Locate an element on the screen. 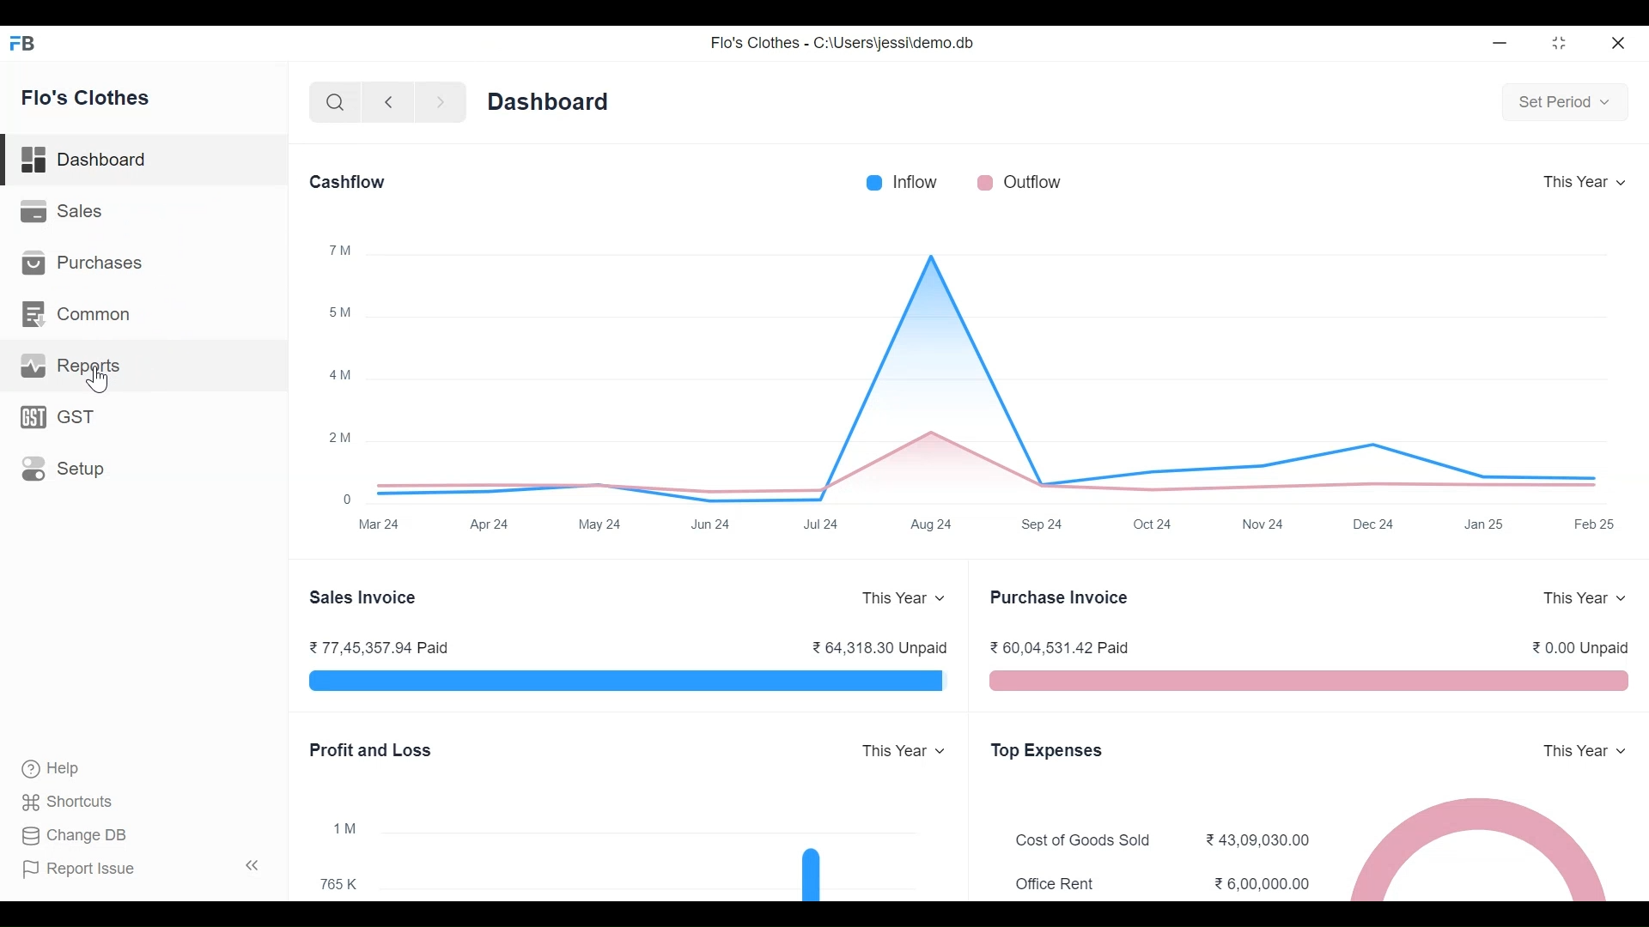 This screenshot has height=927, width=1649. Set Period  is located at coordinates (1565, 106).